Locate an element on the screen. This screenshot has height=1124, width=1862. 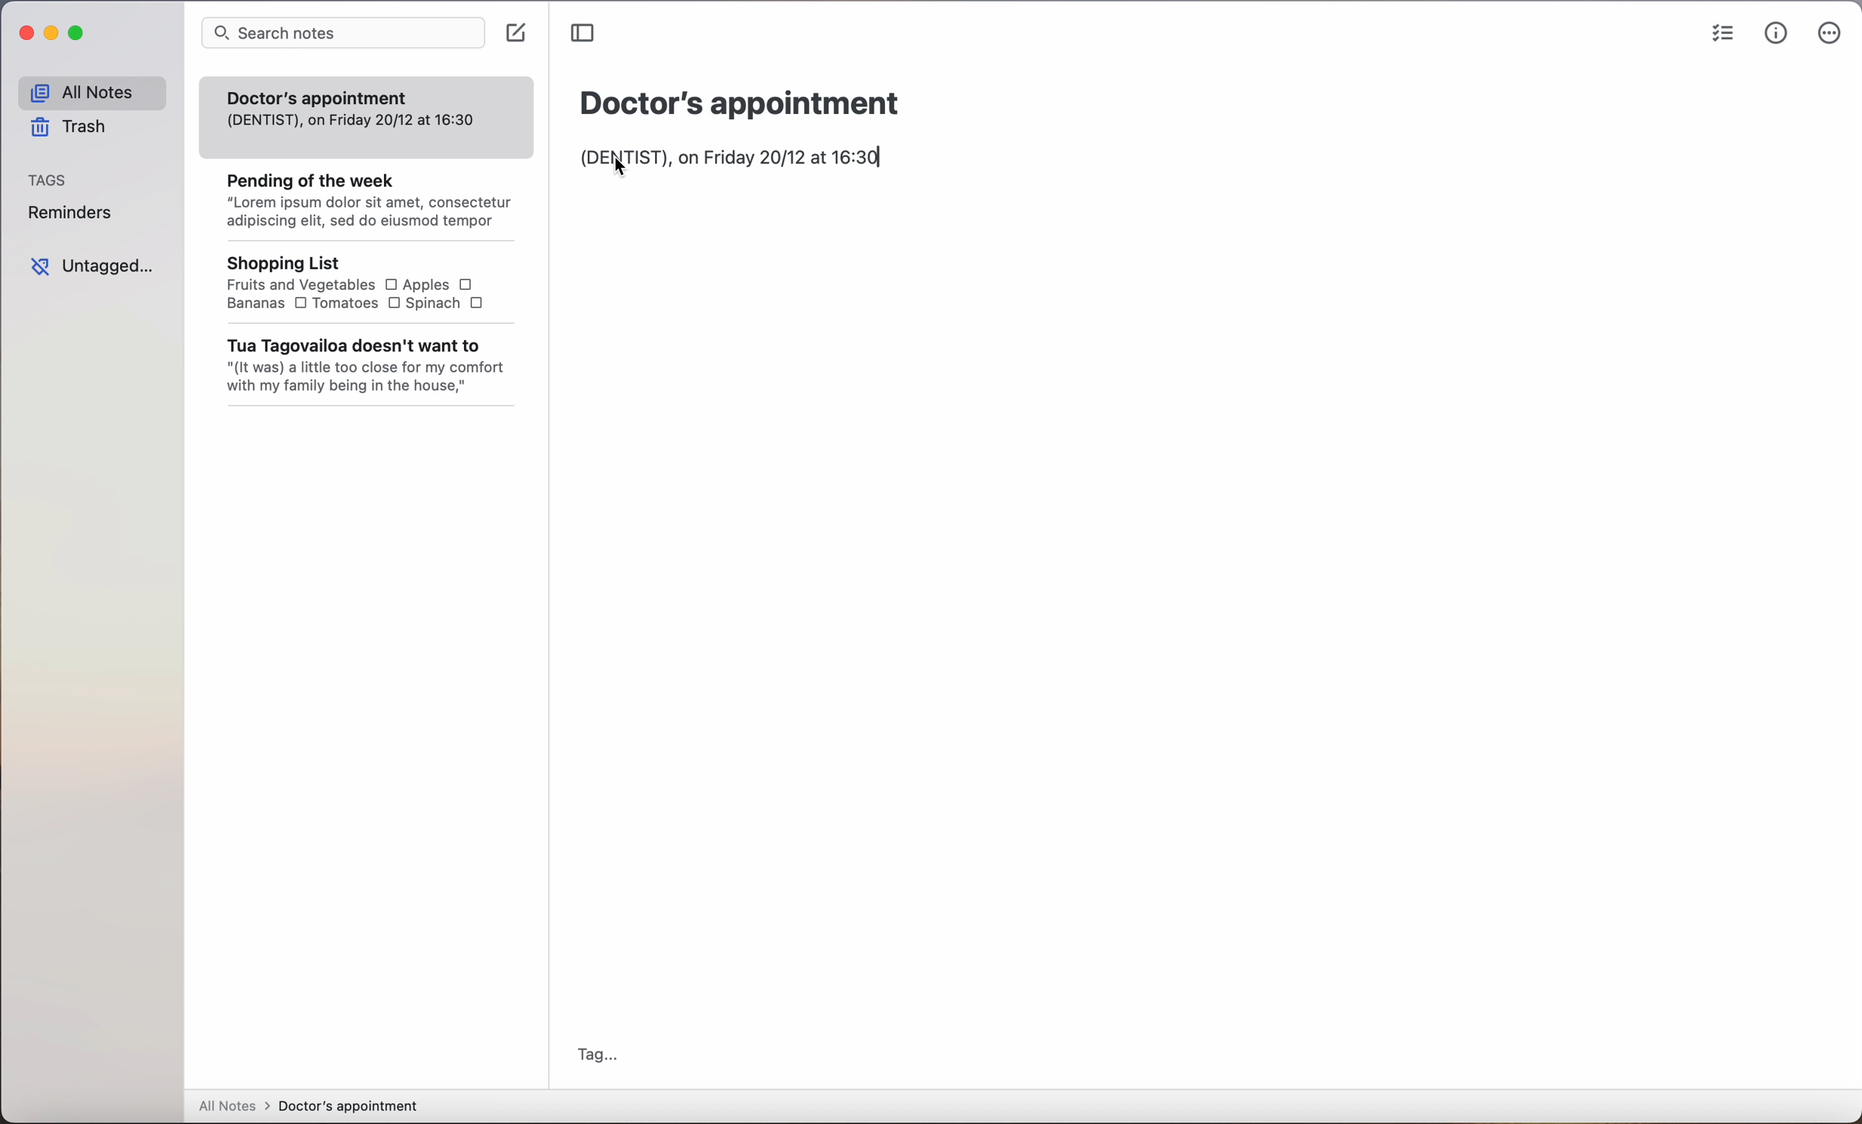
tag is located at coordinates (597, 1052).